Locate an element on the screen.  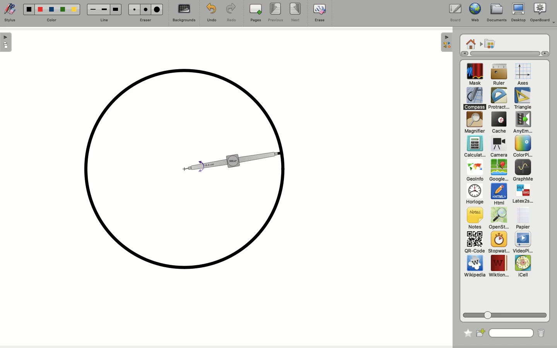
Papier is located at coordinates (523, 218).